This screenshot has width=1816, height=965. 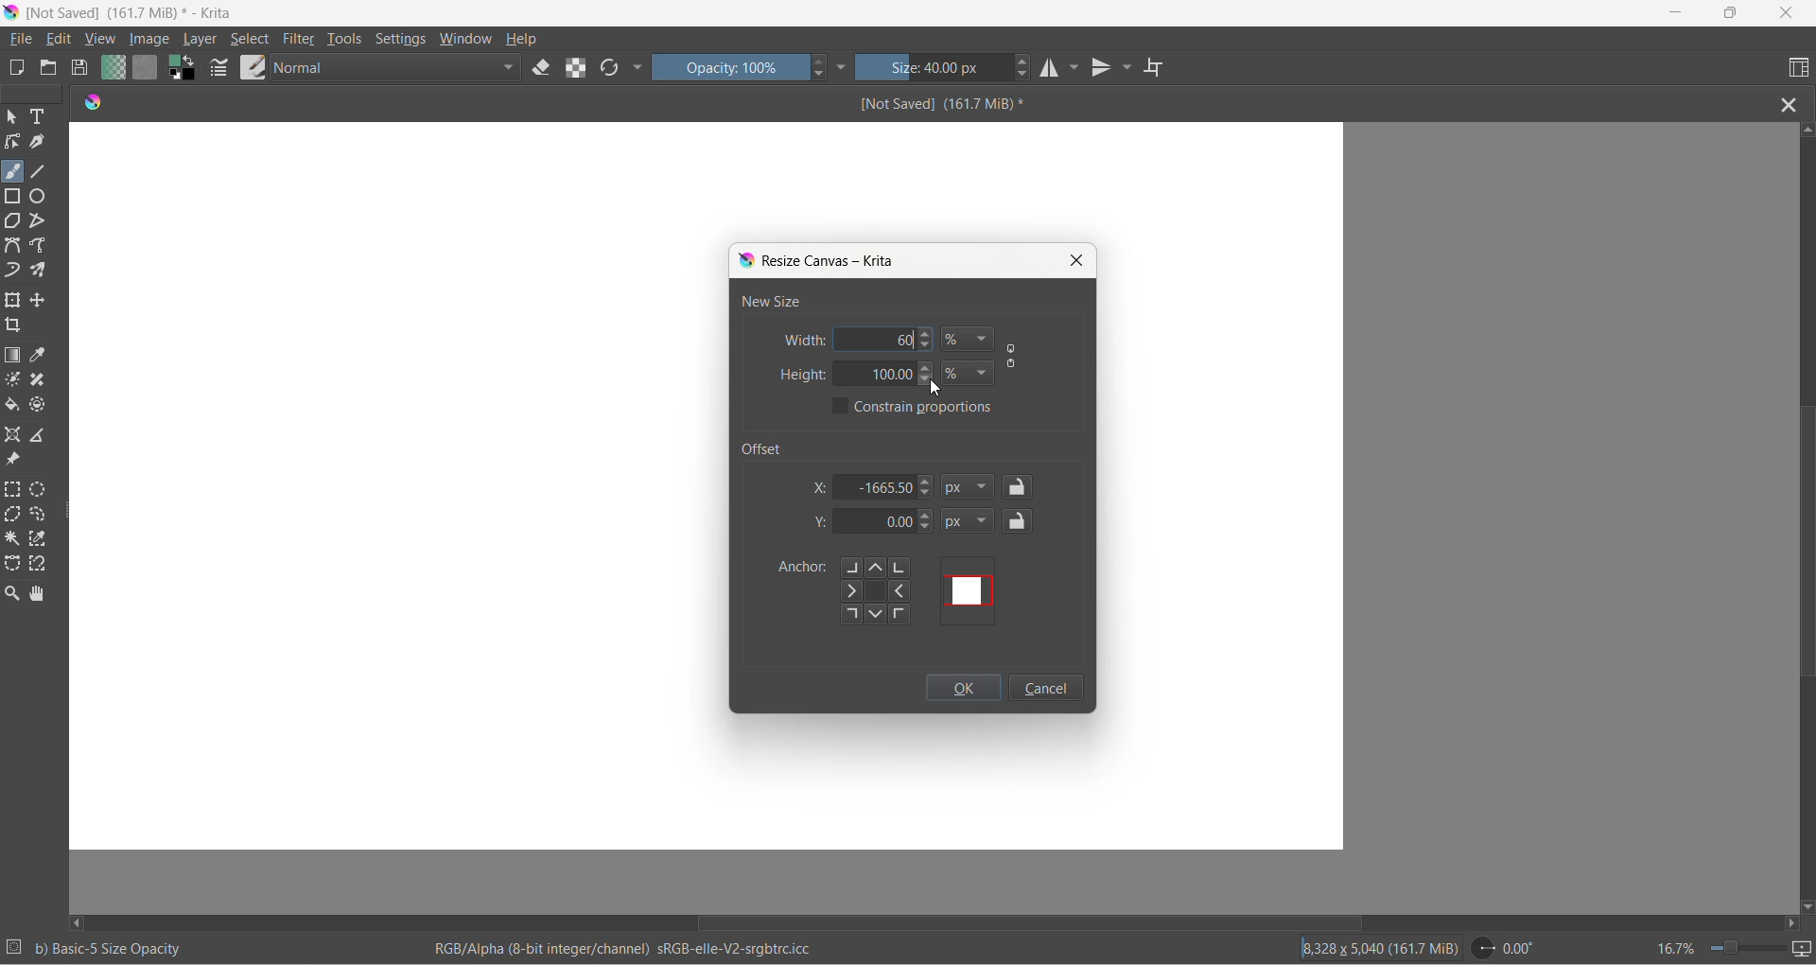 I want to click on lock offset x value, so click(x=1019, y=487).